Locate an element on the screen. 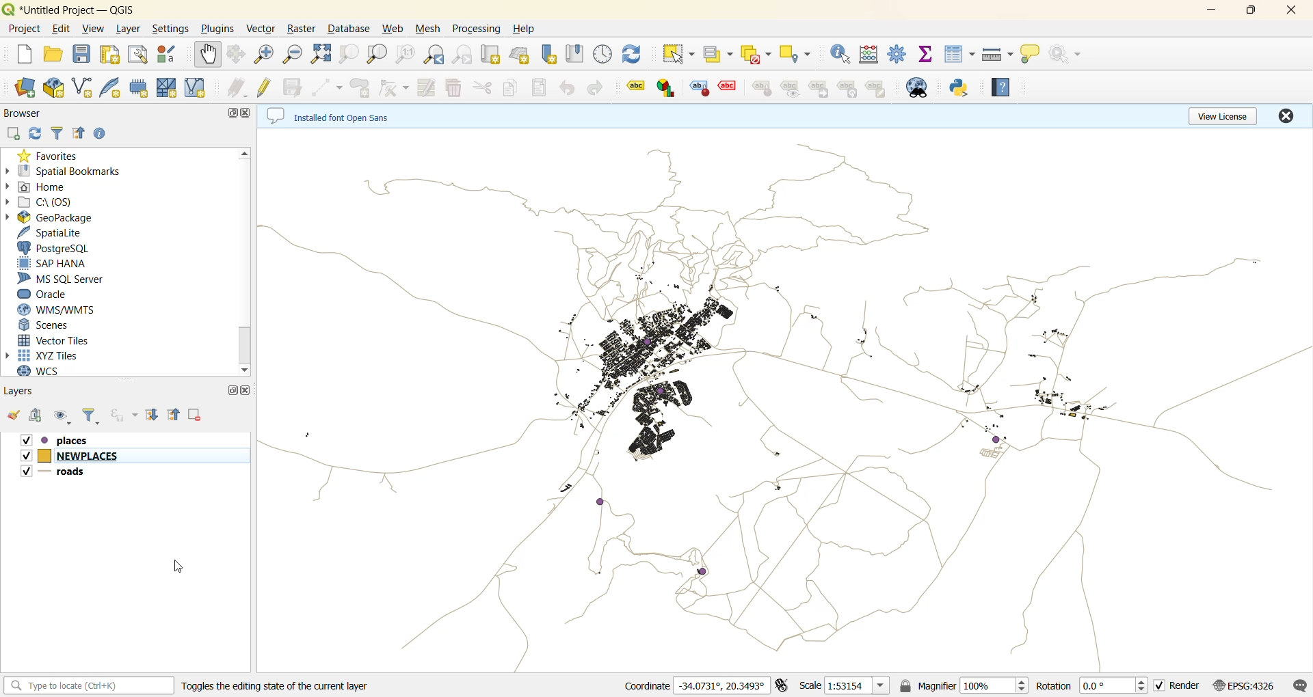  metasearch is located at coordinates (918, 88).